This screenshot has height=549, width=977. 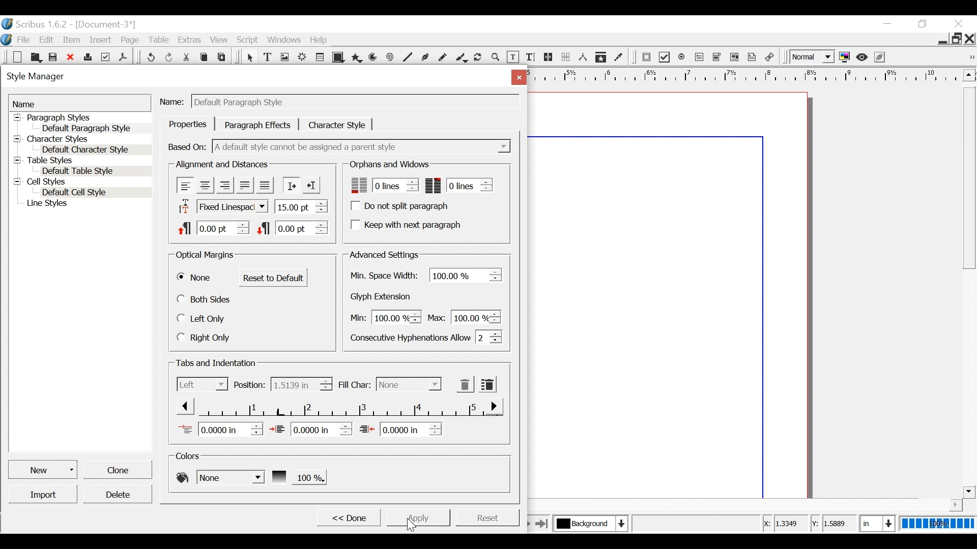 What do you see at coordinates (268, 57) in the screenshot?
I see `Text Frame` at bounding box center [268, 57].